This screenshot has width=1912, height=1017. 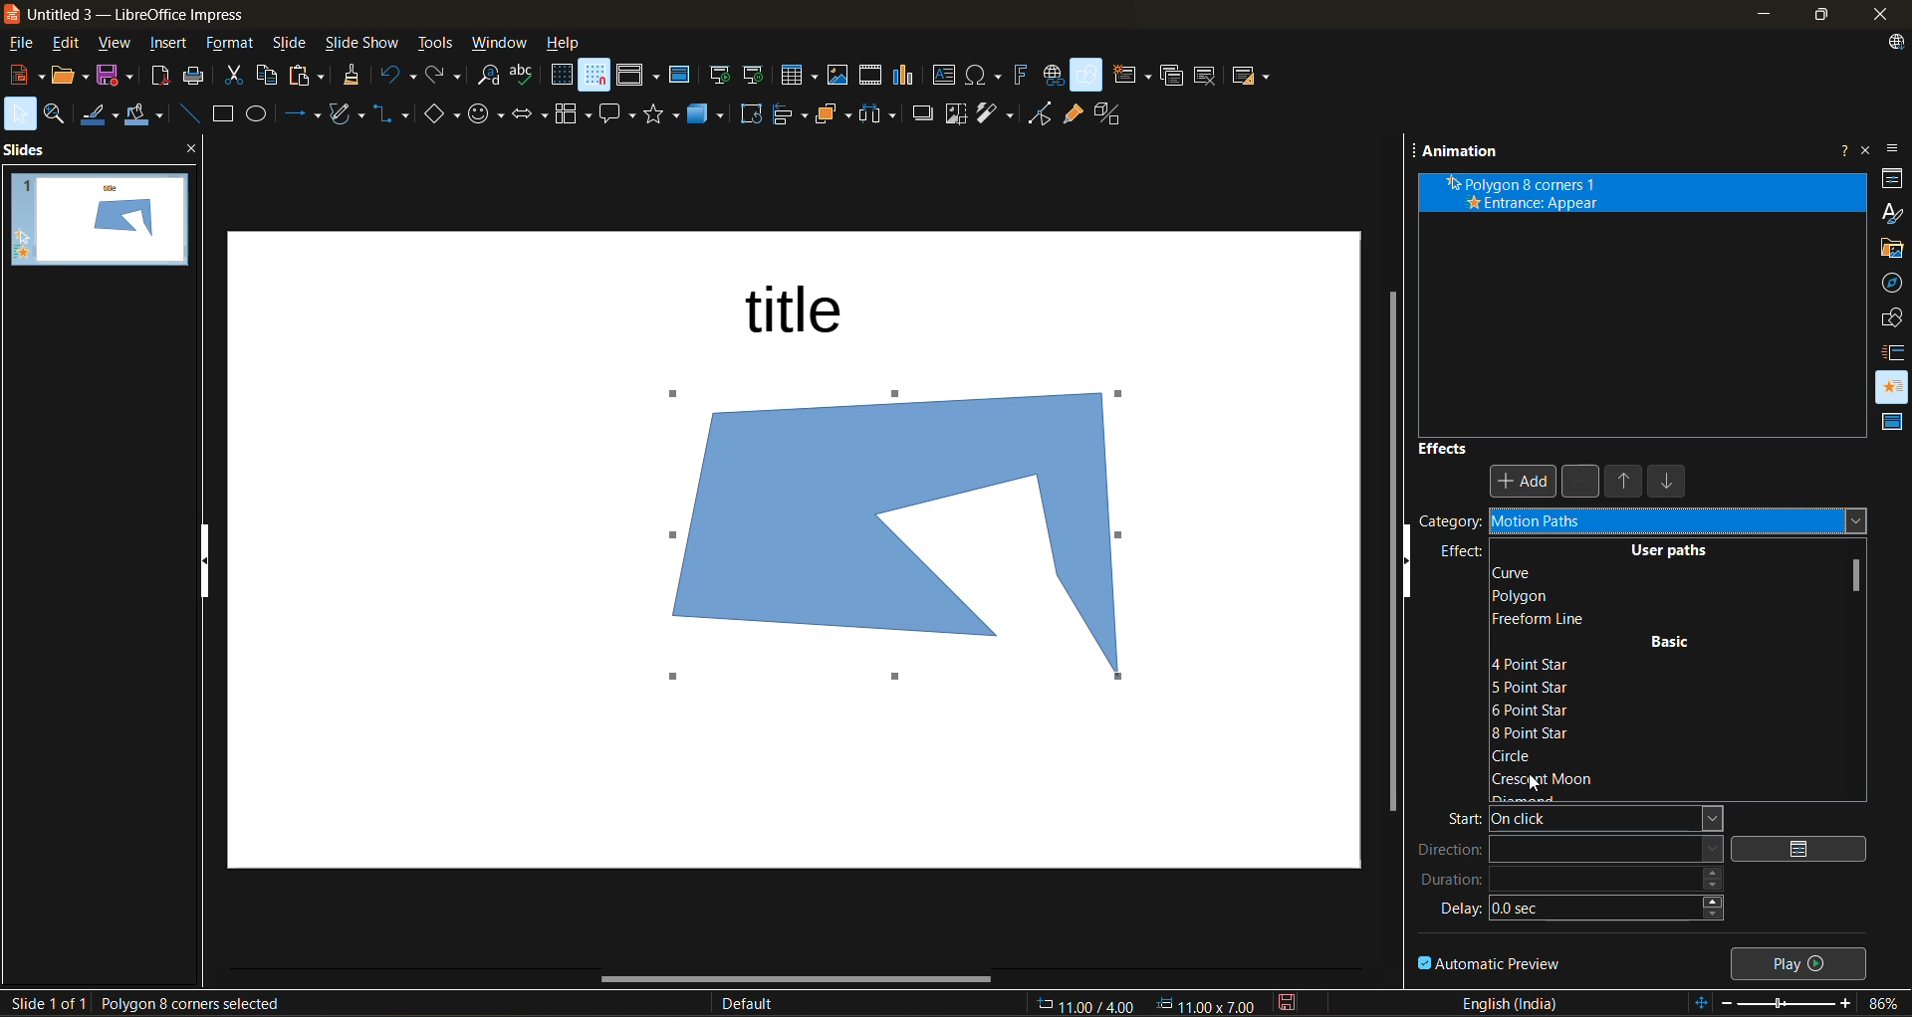 I want to click on shadow, so click(x=924, y=113).